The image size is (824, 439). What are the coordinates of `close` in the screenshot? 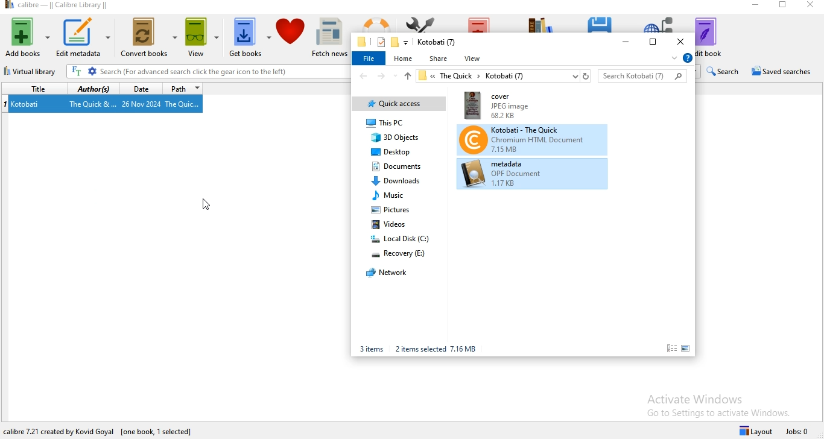 It's located at (680, 42).